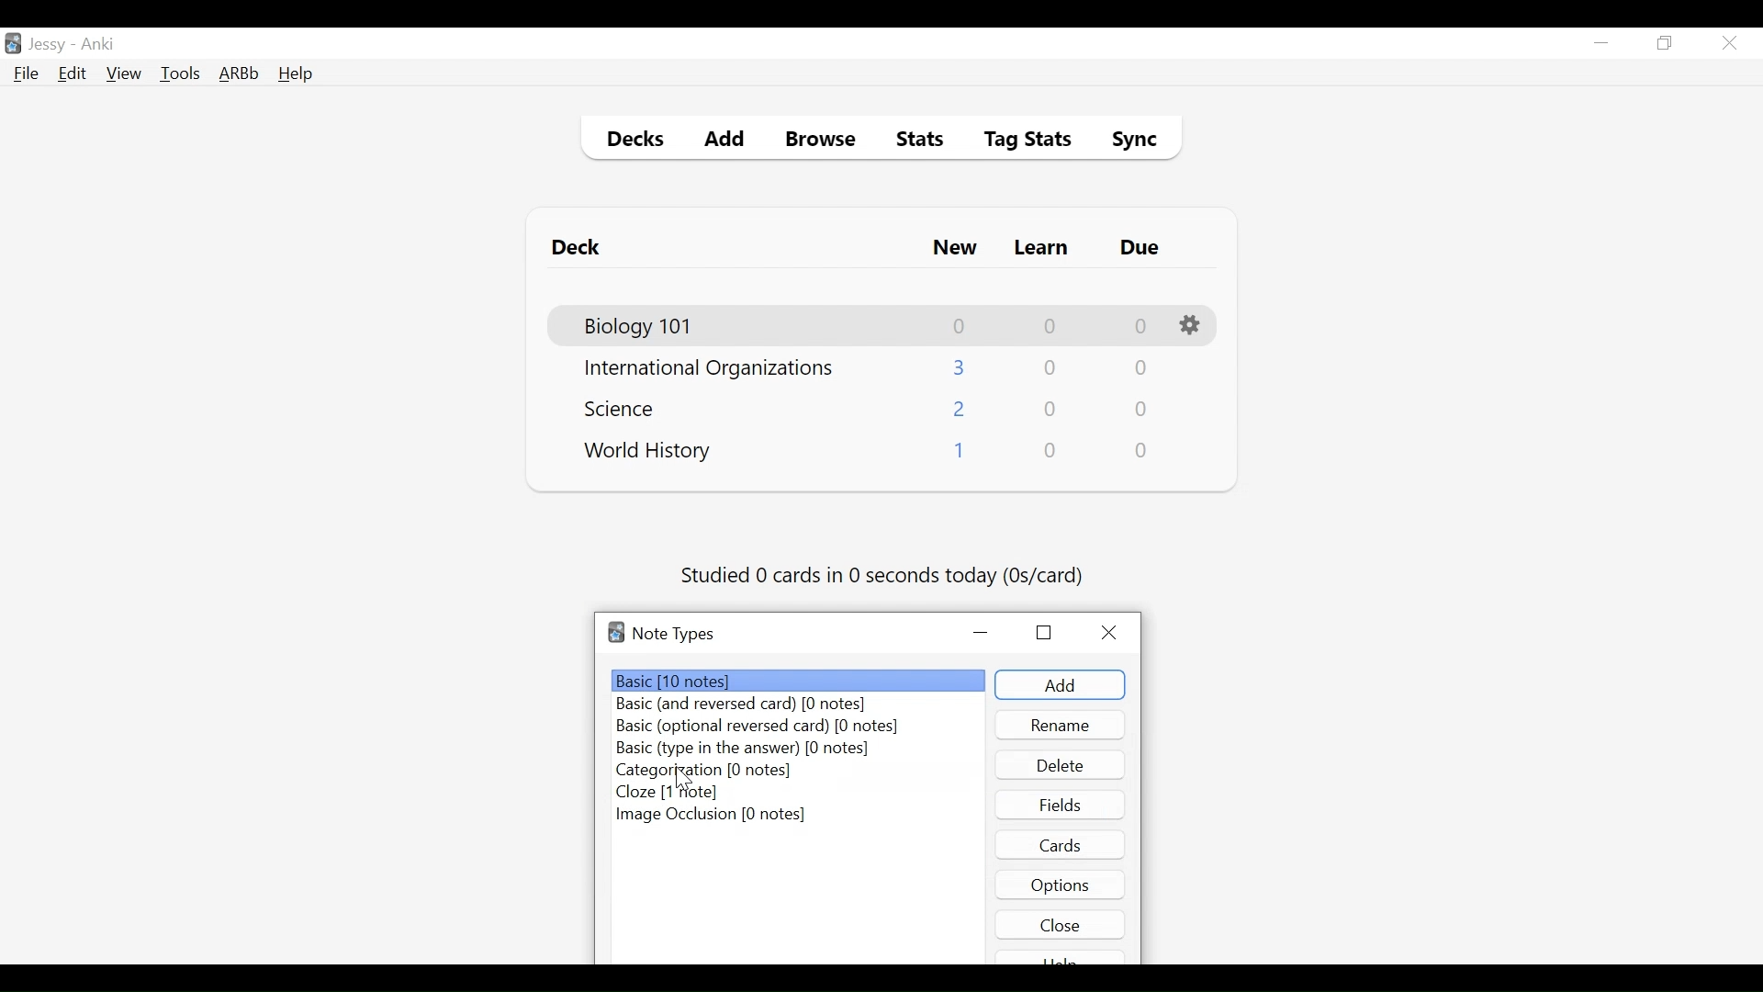 The image size is (1763, 992). I want to click on New Card Count, so click(960, 367).